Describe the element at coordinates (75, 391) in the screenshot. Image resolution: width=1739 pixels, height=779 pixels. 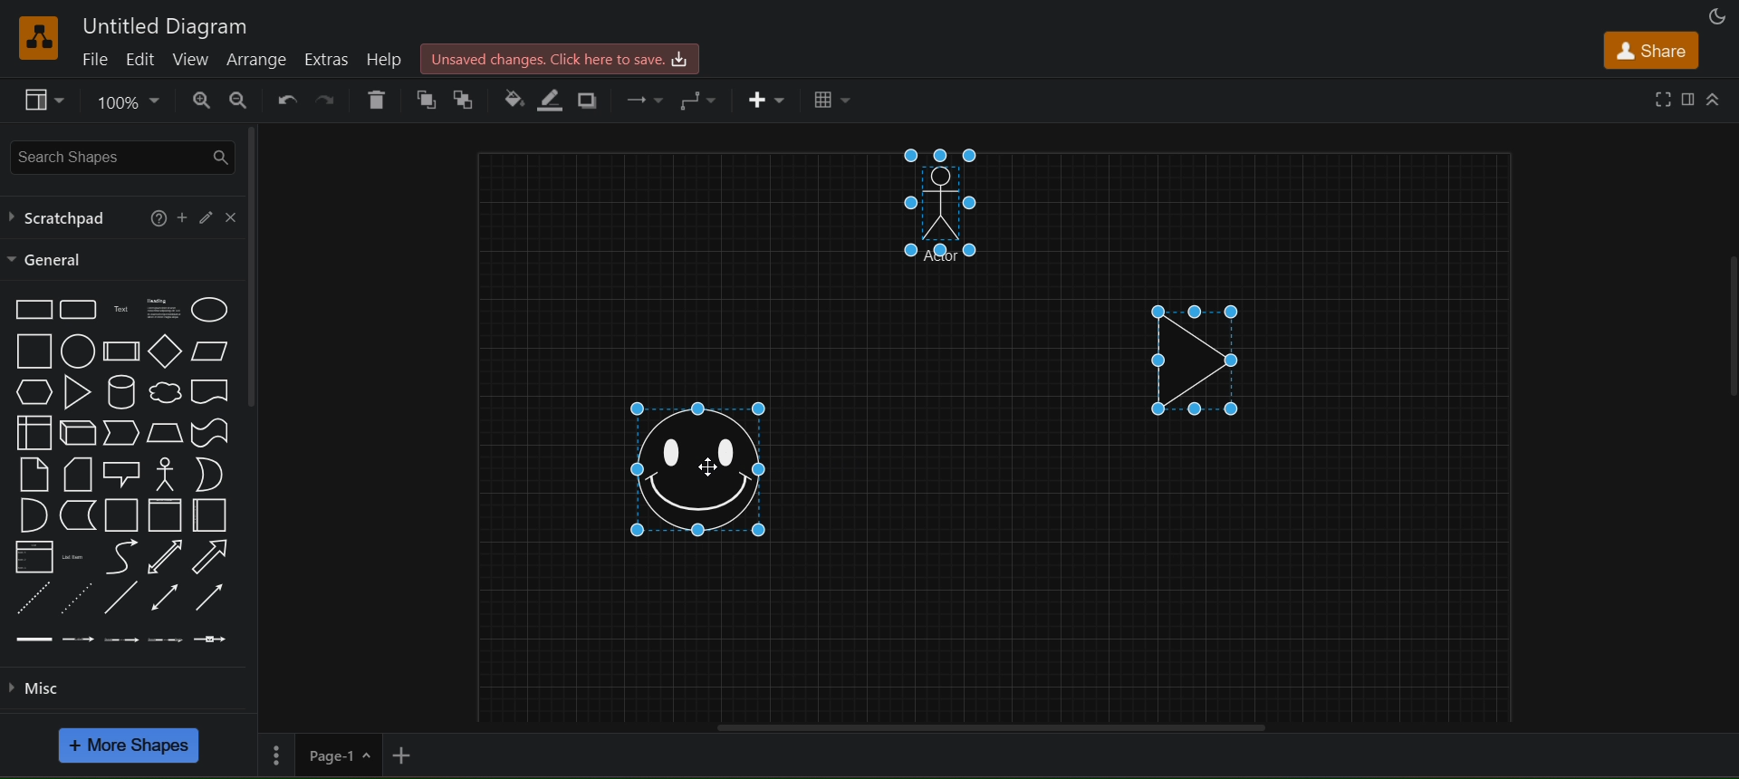
I see `triangle` at that location.